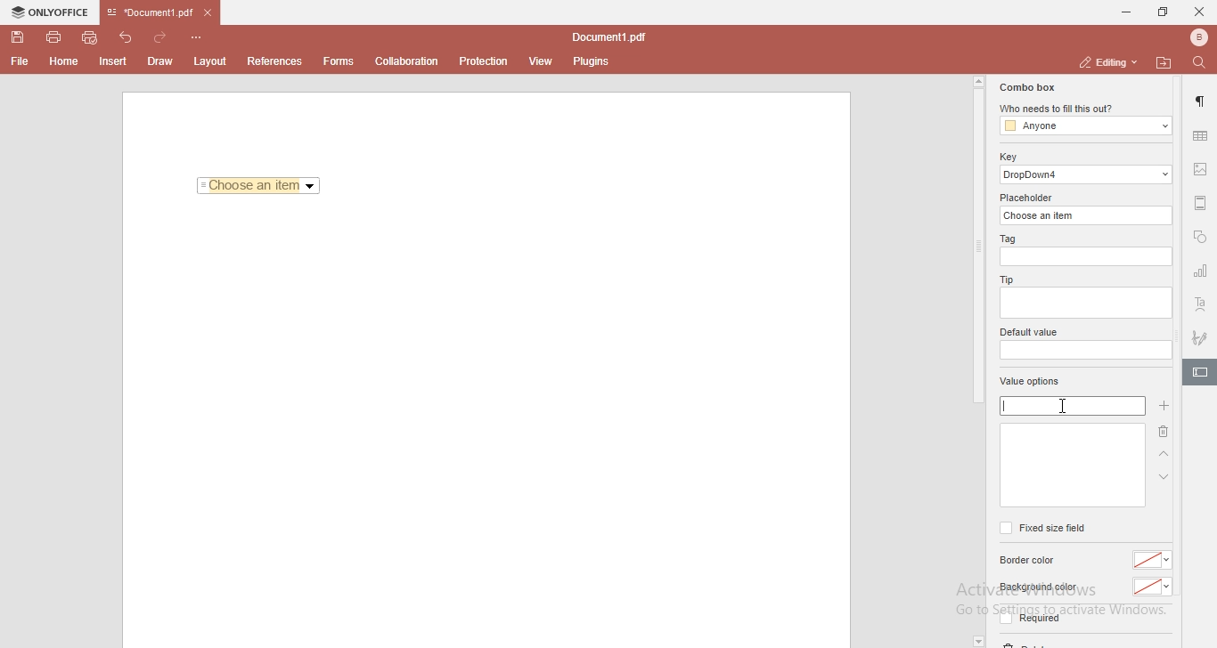 This screenshot has width=1217, height=648. I want to click on close, so click(1199, 11).